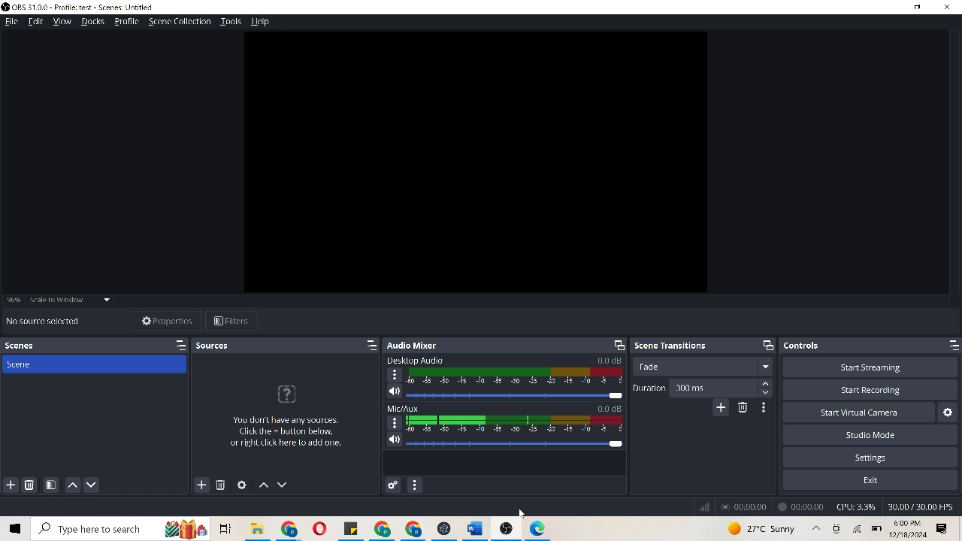 The height and width of the screenshot is (541, 962). What do you see at coordinates (943, 528) in the screenshot?
I see `options` at bounding box center [943, 528].